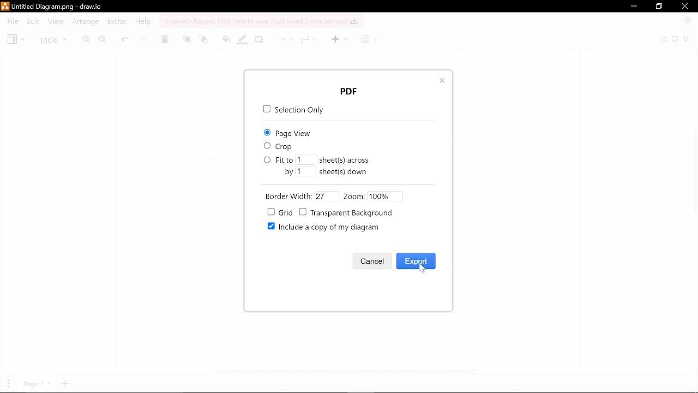 Image resolution: width=698 pixels, height=393 pixels. What do you see at coordinates (372, 195) in the screenshot?
I see `Zoom` at bounding box center [372, 195].